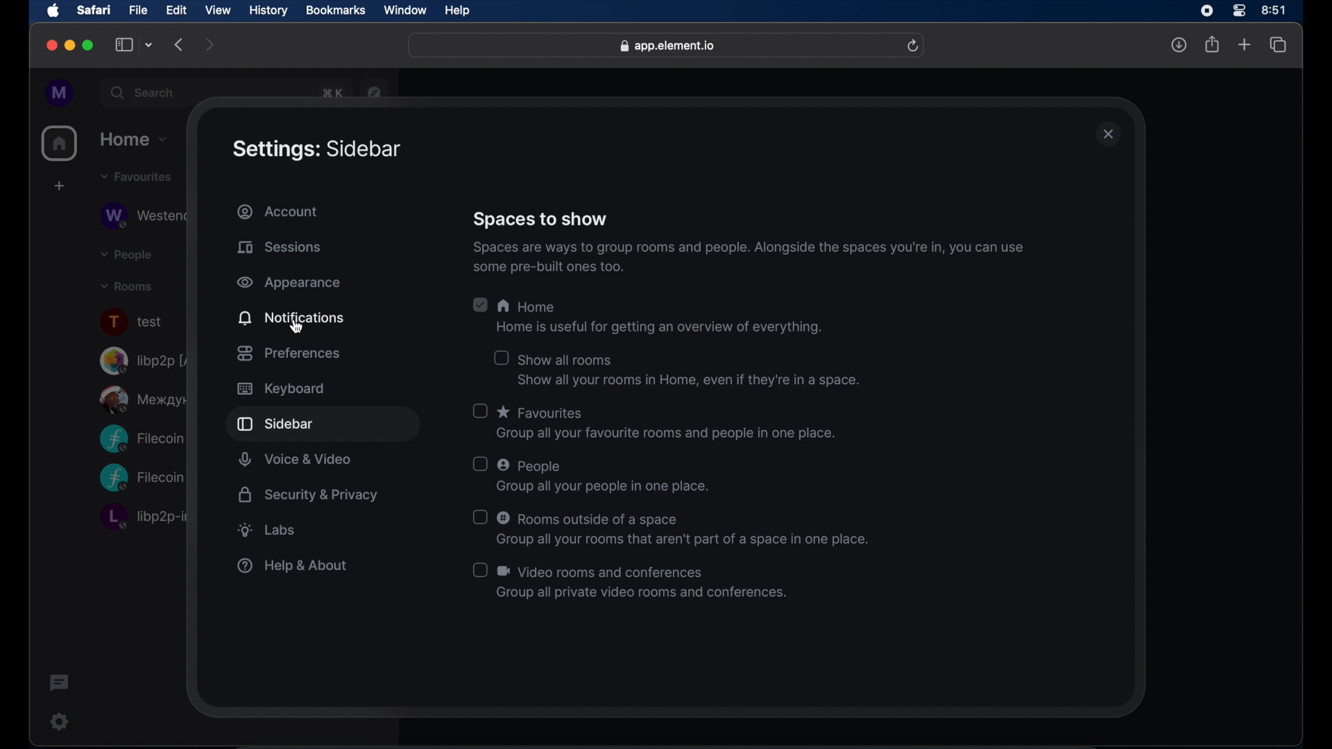 The image size is (1332, 749). Describe the element at coordinates (146, 361) in the screenshot. I see `libp2p room` at that location.